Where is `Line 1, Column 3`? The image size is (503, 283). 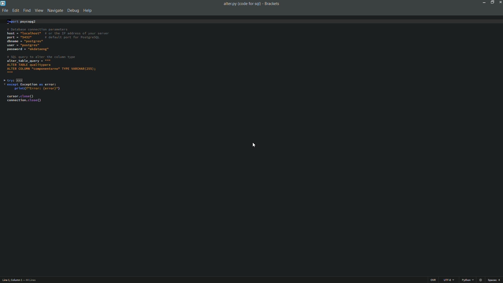 Line 1, Column 3 is located at coordinates (11, 281).